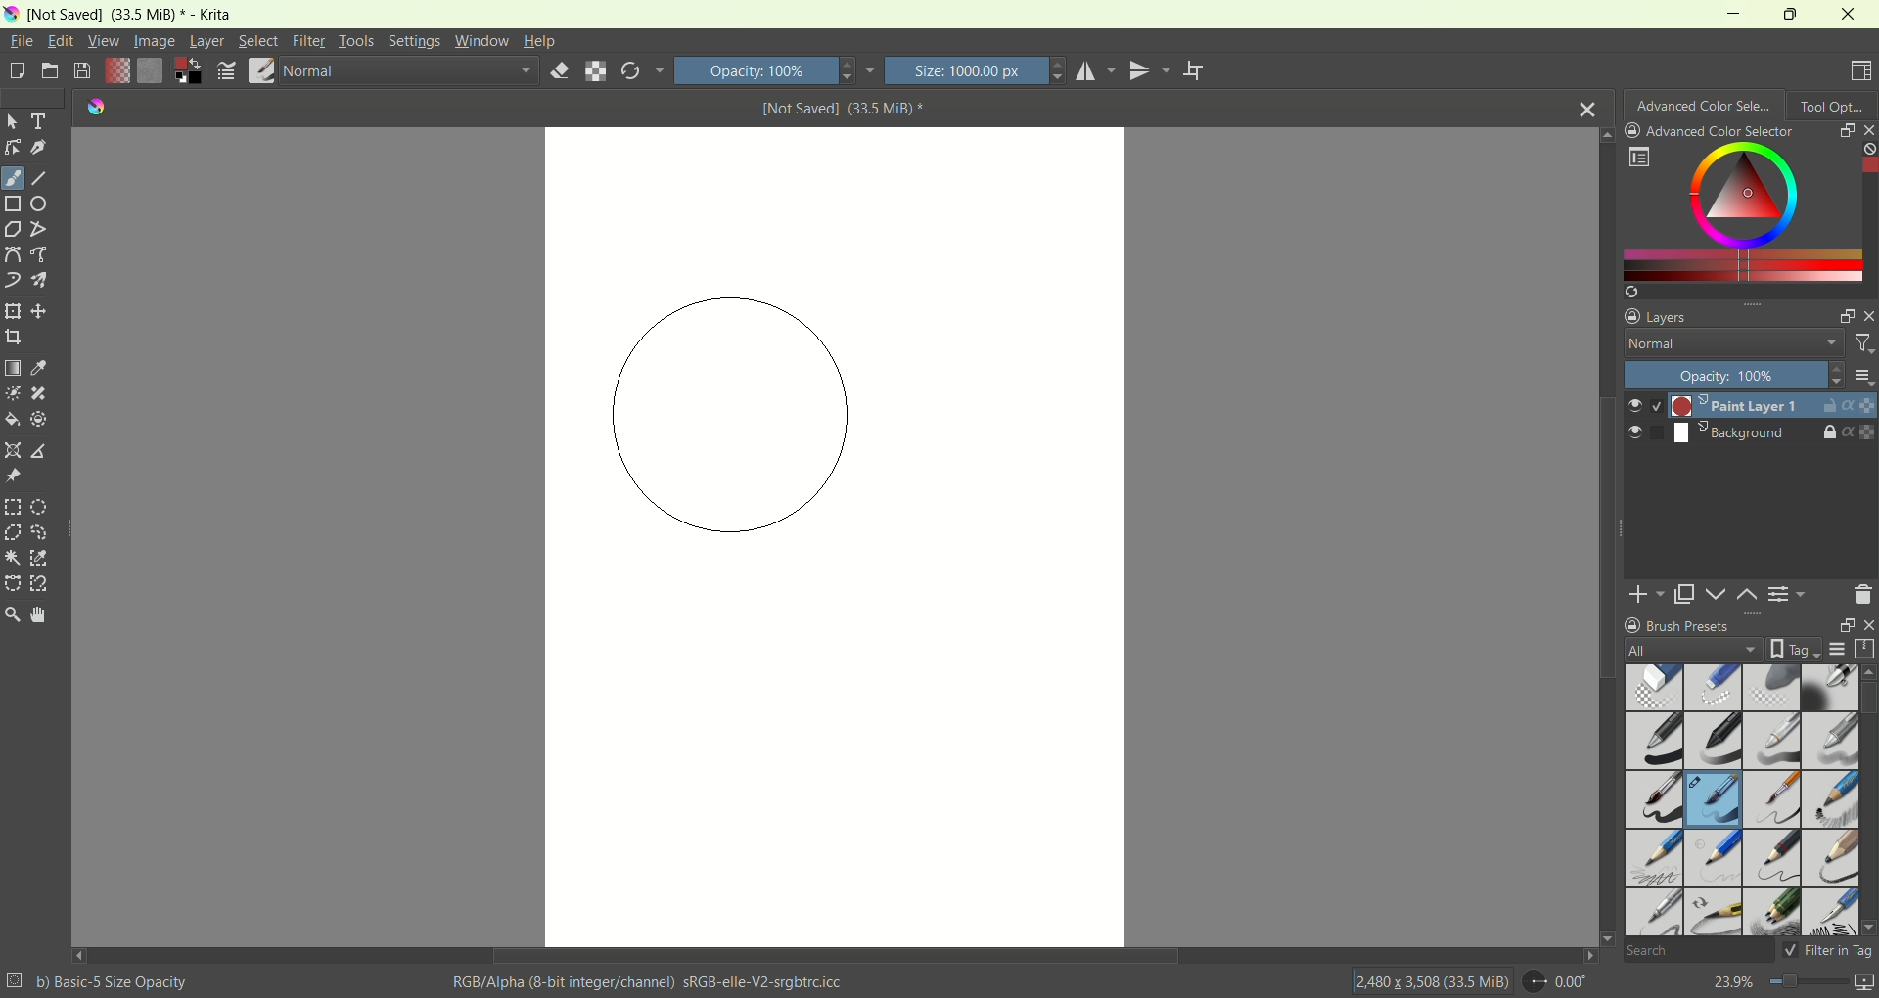  Describe the element at coordinates (45, 532) in the screenshot. I see `free hand selection` at that location.